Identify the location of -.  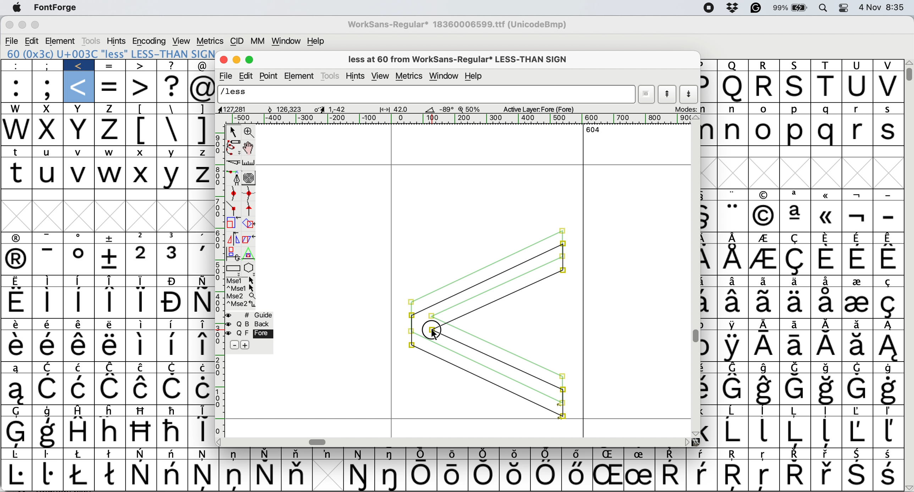
(888, 196).